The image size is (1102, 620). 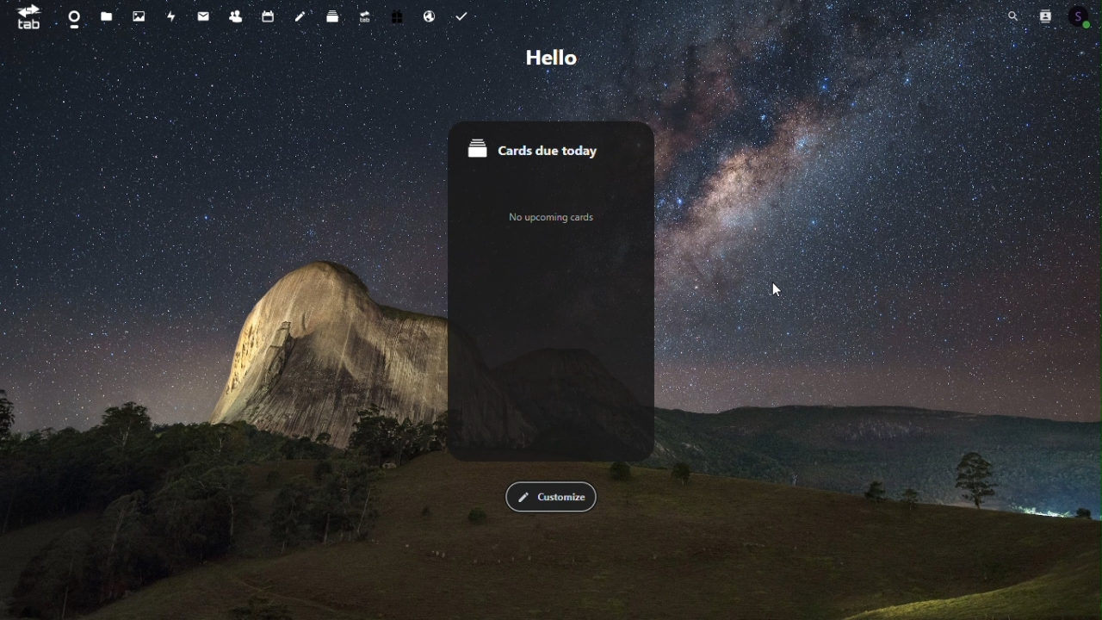 I want to click on mail, so click(x=202, y=15).